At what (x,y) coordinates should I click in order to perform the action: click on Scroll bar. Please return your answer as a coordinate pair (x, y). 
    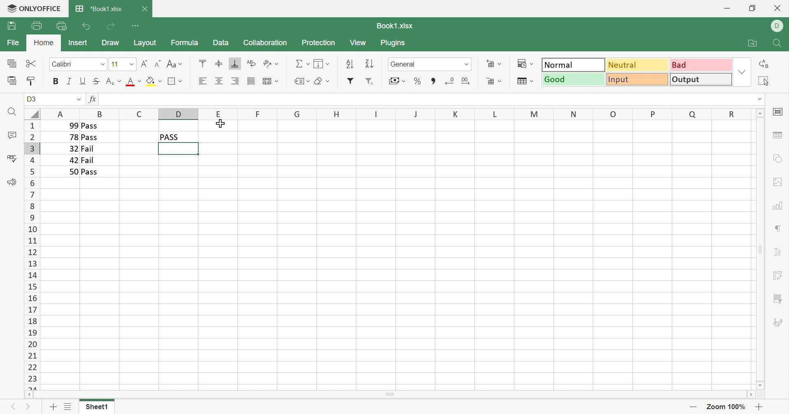
    Looking at the image, I should click on (760, 249).